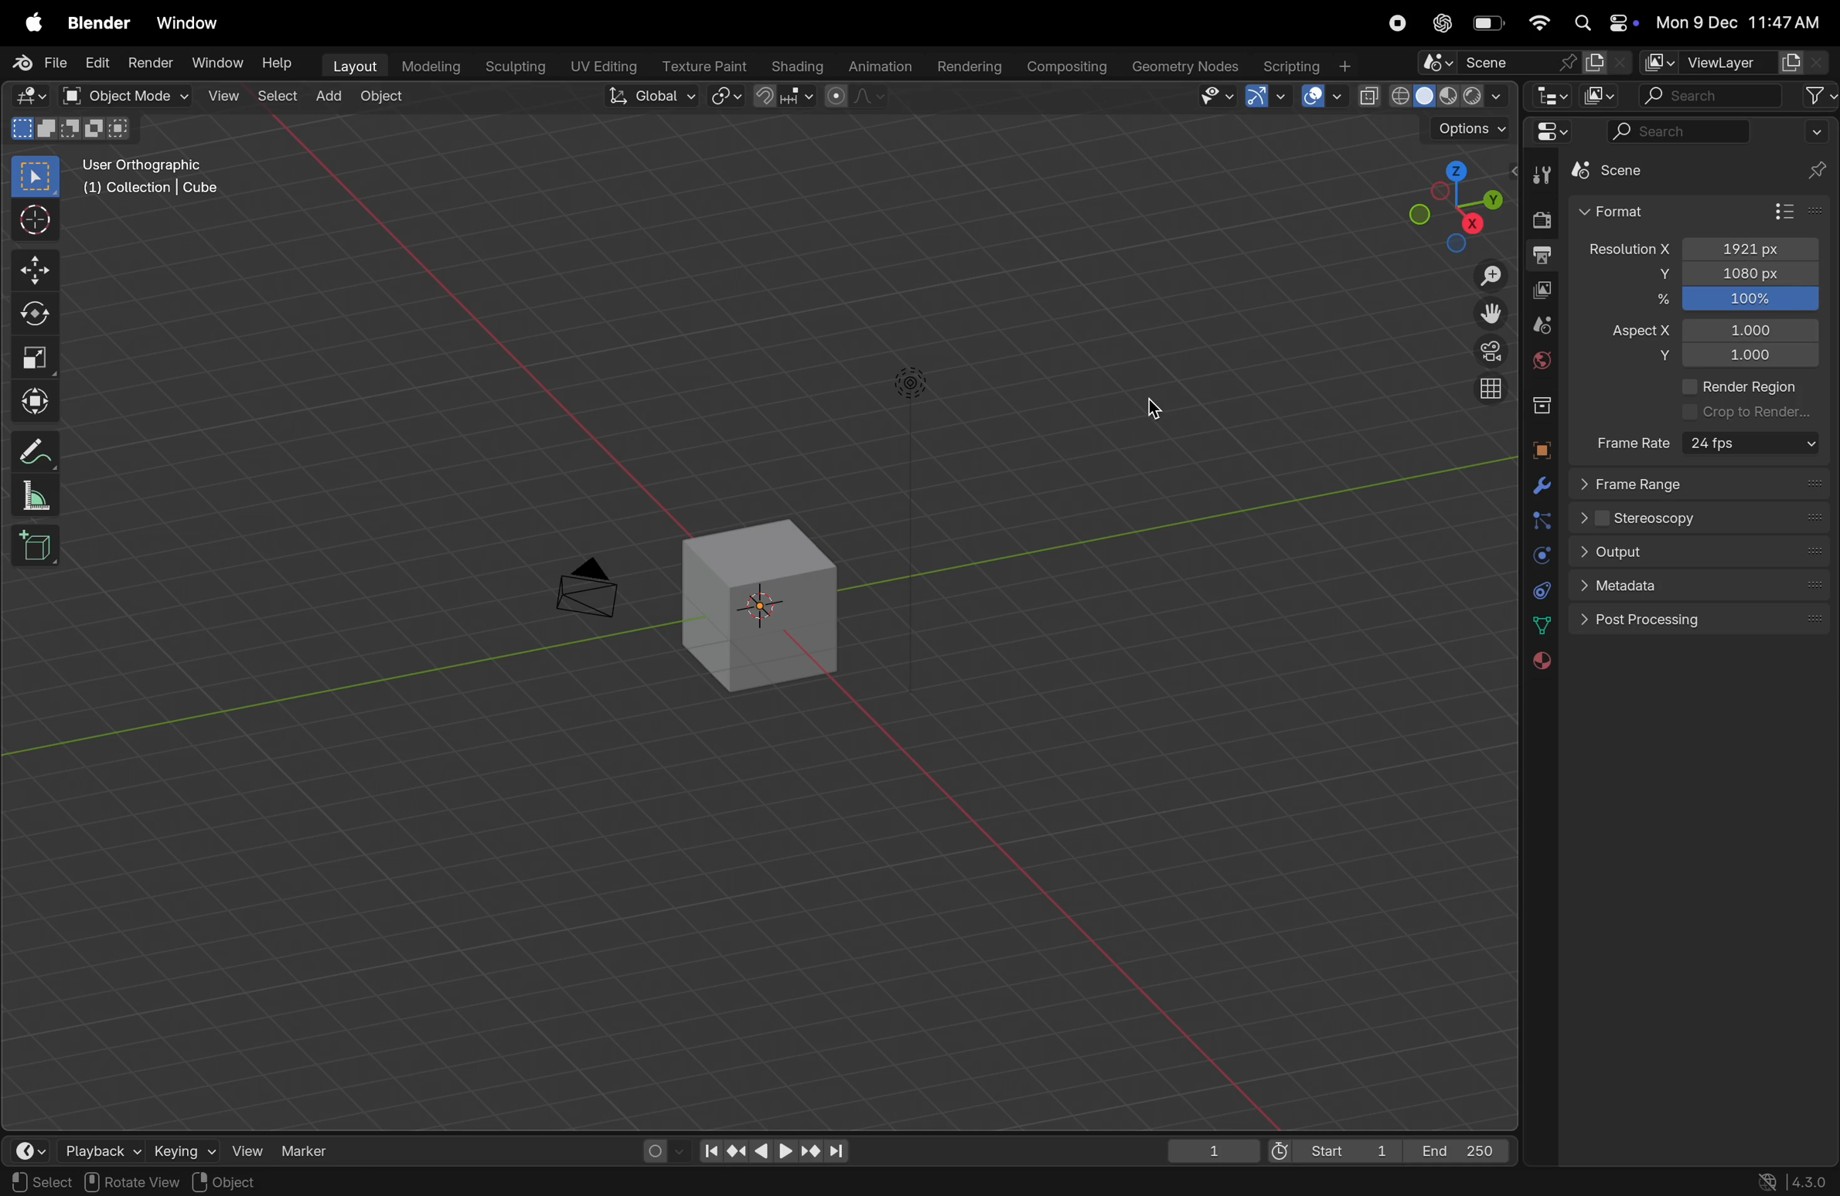  I want to click on %, so click(1655, 304).